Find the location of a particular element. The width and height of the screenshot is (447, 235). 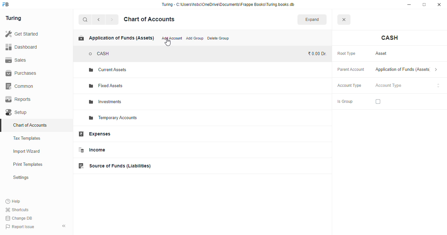

purchases is located at coordinates (22, 73).